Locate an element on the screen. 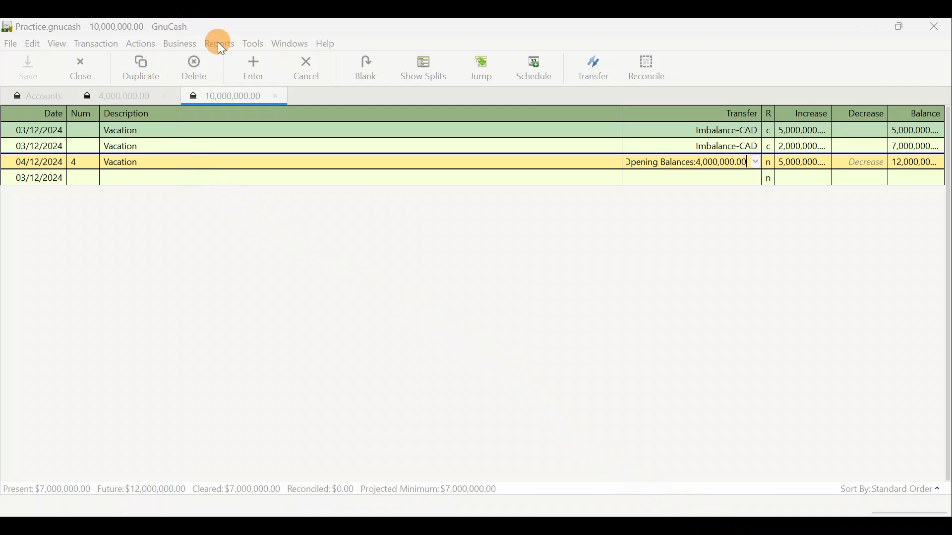  Close is located at coordinates (938, 26).